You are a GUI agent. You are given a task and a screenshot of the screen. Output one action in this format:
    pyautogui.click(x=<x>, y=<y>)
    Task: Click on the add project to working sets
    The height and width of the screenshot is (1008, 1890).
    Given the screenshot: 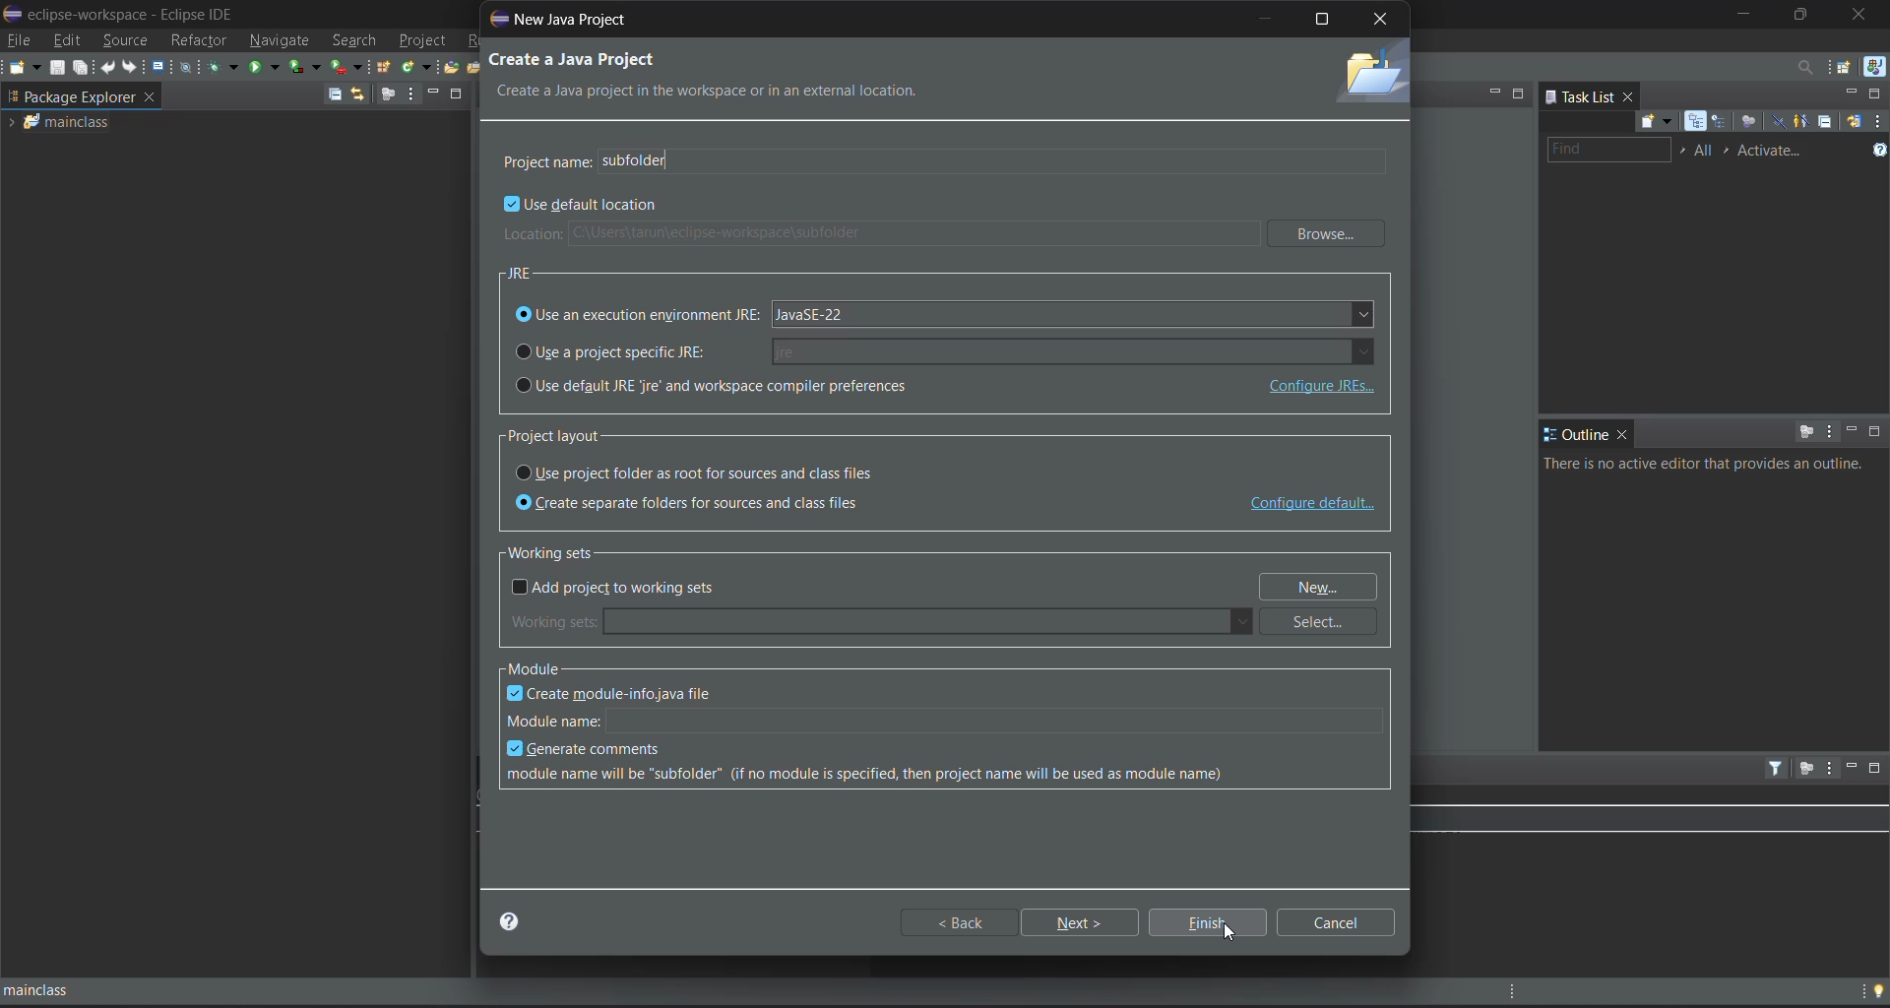 What is the action you would take?
    pyautogui.click(x=620, y=589)
    